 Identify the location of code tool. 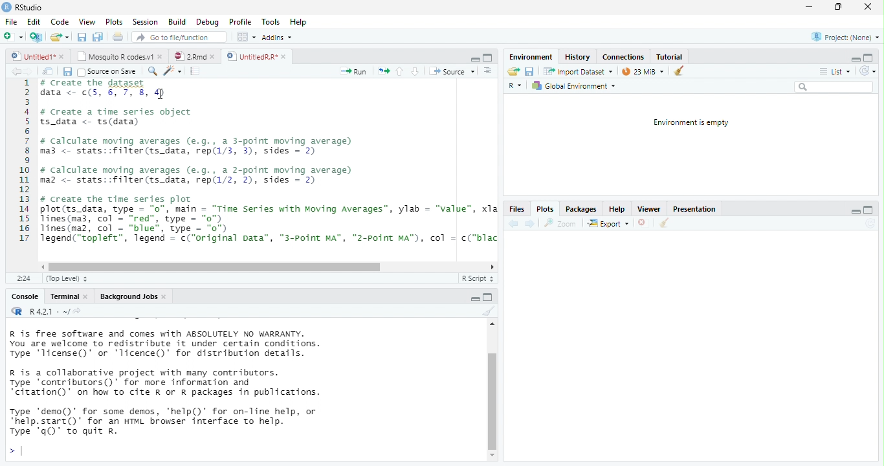
(173, 71).